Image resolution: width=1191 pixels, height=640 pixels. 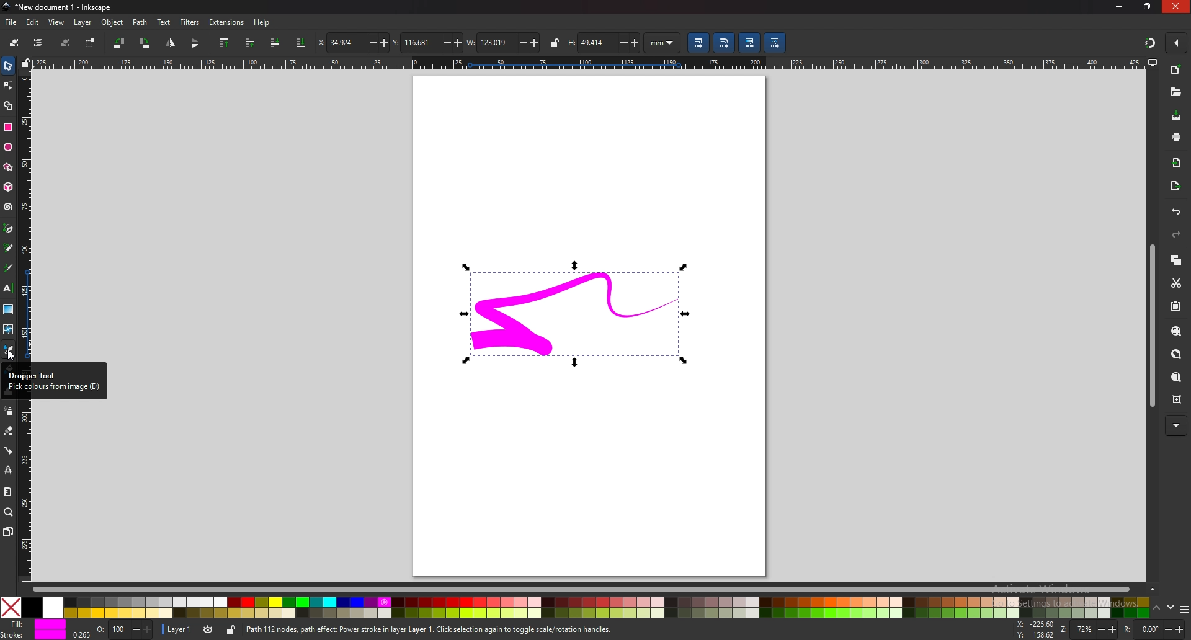 I want to click on shape builder, so click(x=8, y=106).